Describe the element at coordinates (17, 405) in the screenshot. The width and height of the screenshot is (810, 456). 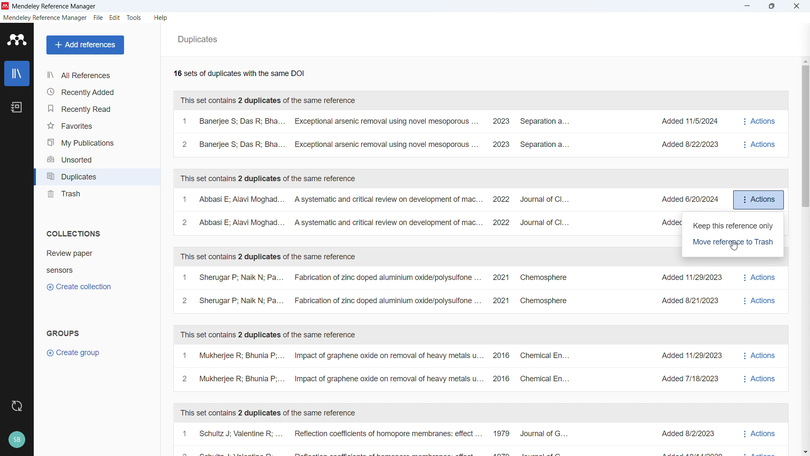
I see `sync` at that location.